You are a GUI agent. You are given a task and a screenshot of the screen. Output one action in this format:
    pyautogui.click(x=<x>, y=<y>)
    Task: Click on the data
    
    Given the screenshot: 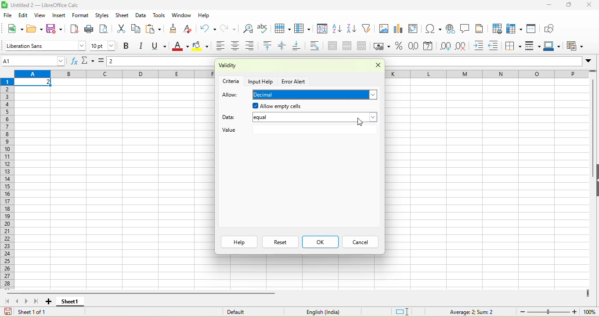 What is the action you would take?
    pyautogui.click(x=141, y=15)
    